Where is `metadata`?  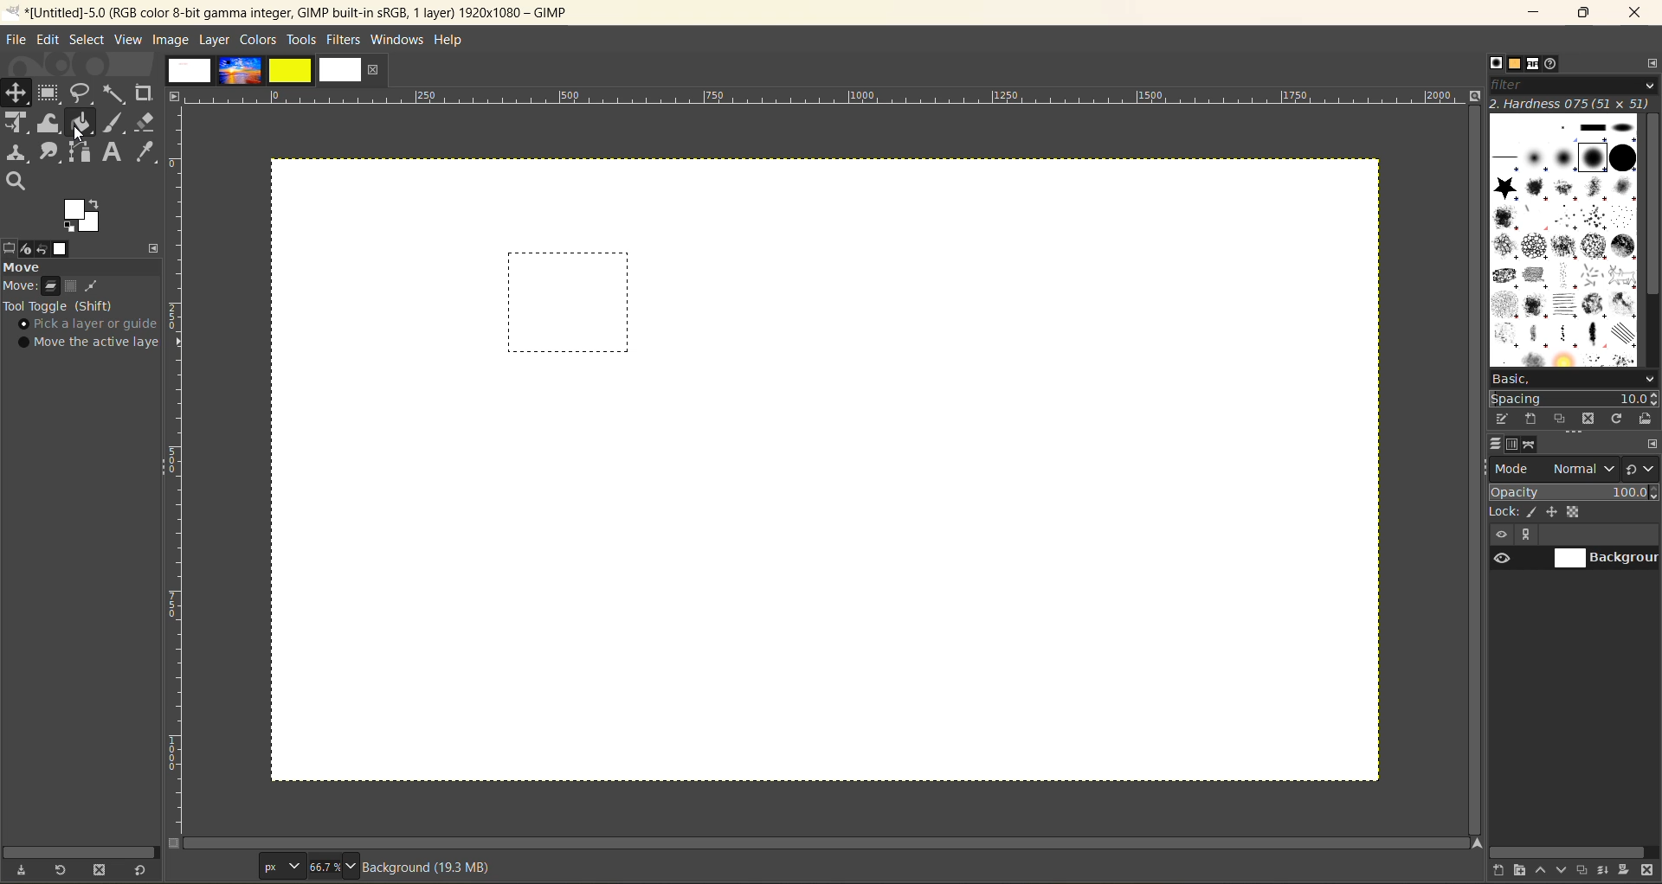
metadata is located at coordinates (435, 867).